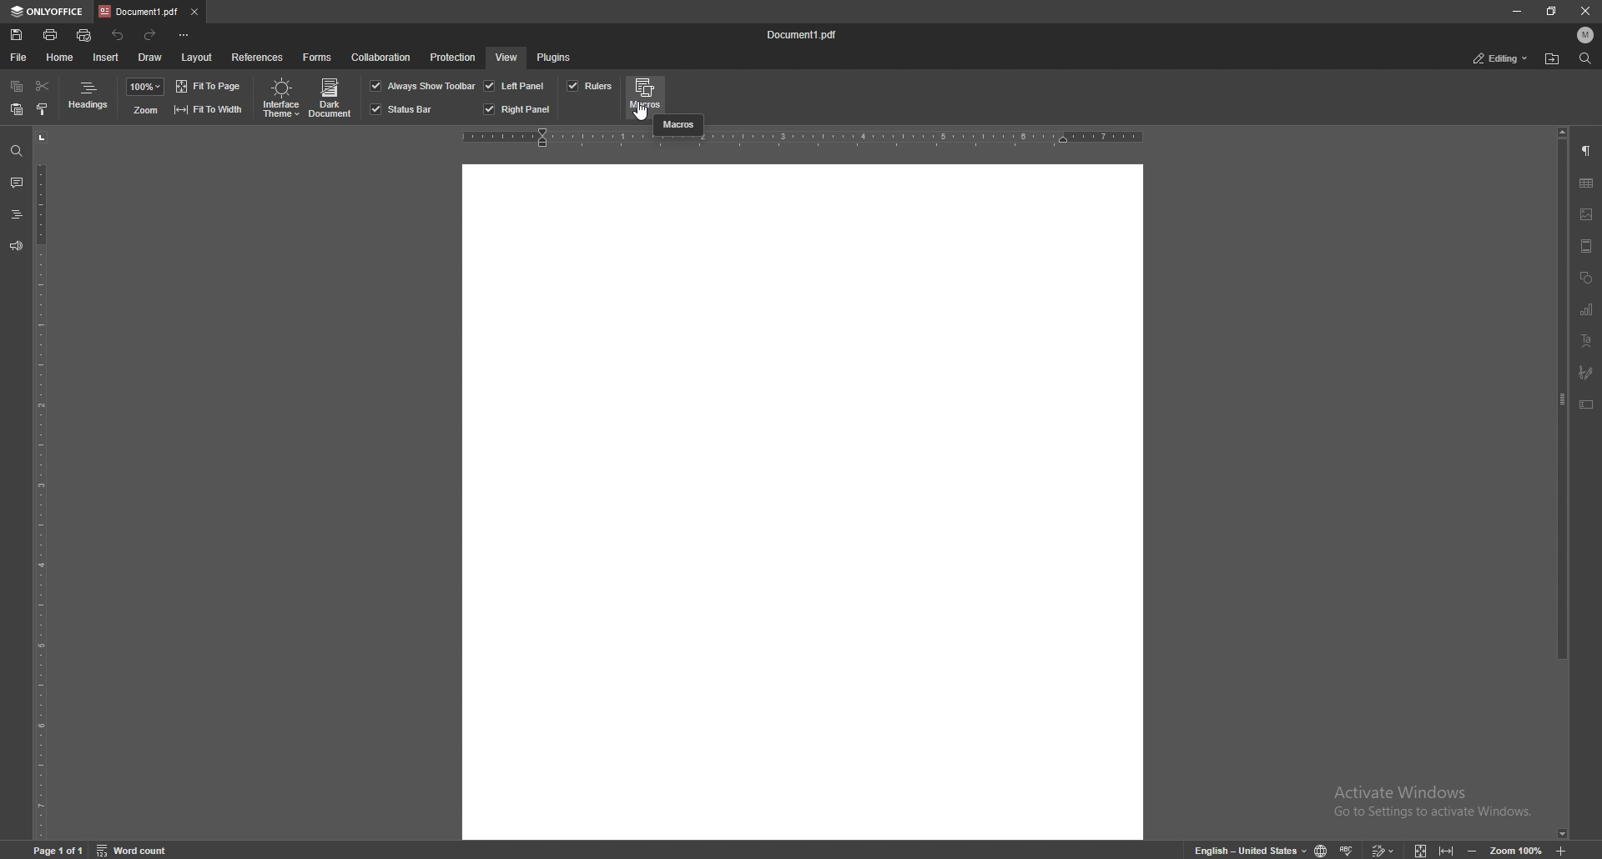 This screenshot has height=859, width=1602. What do you see at coordinates (1586, 35) in the screenshot?
I see `profile` at bounding box center [1586, 35].